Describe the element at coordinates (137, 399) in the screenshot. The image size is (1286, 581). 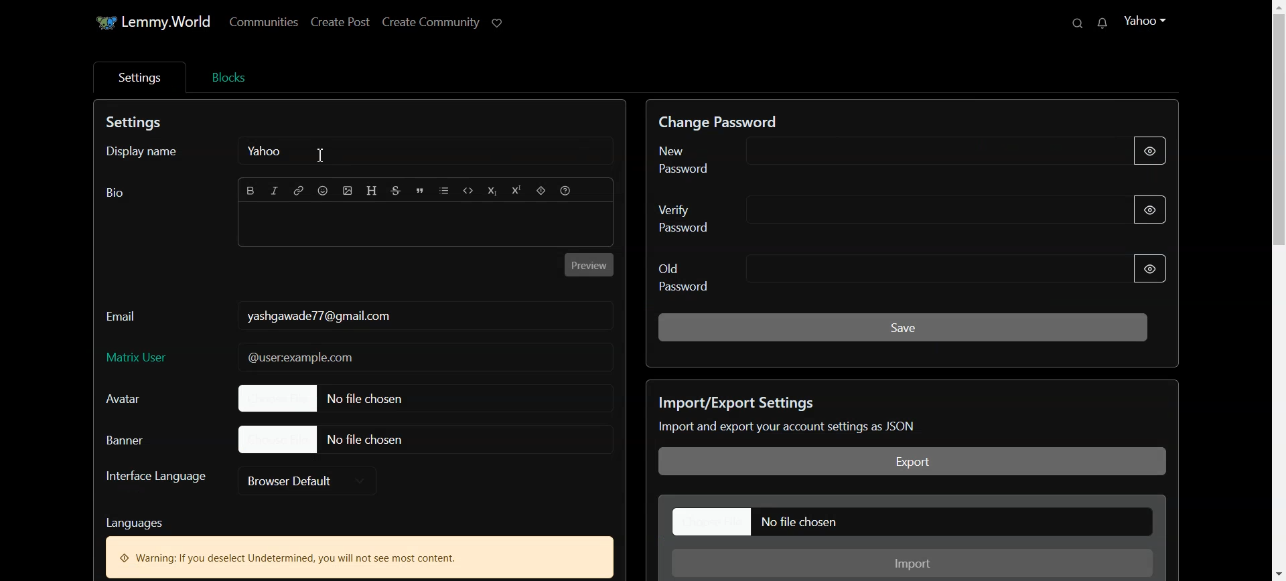
I see `Avatar` at that location.